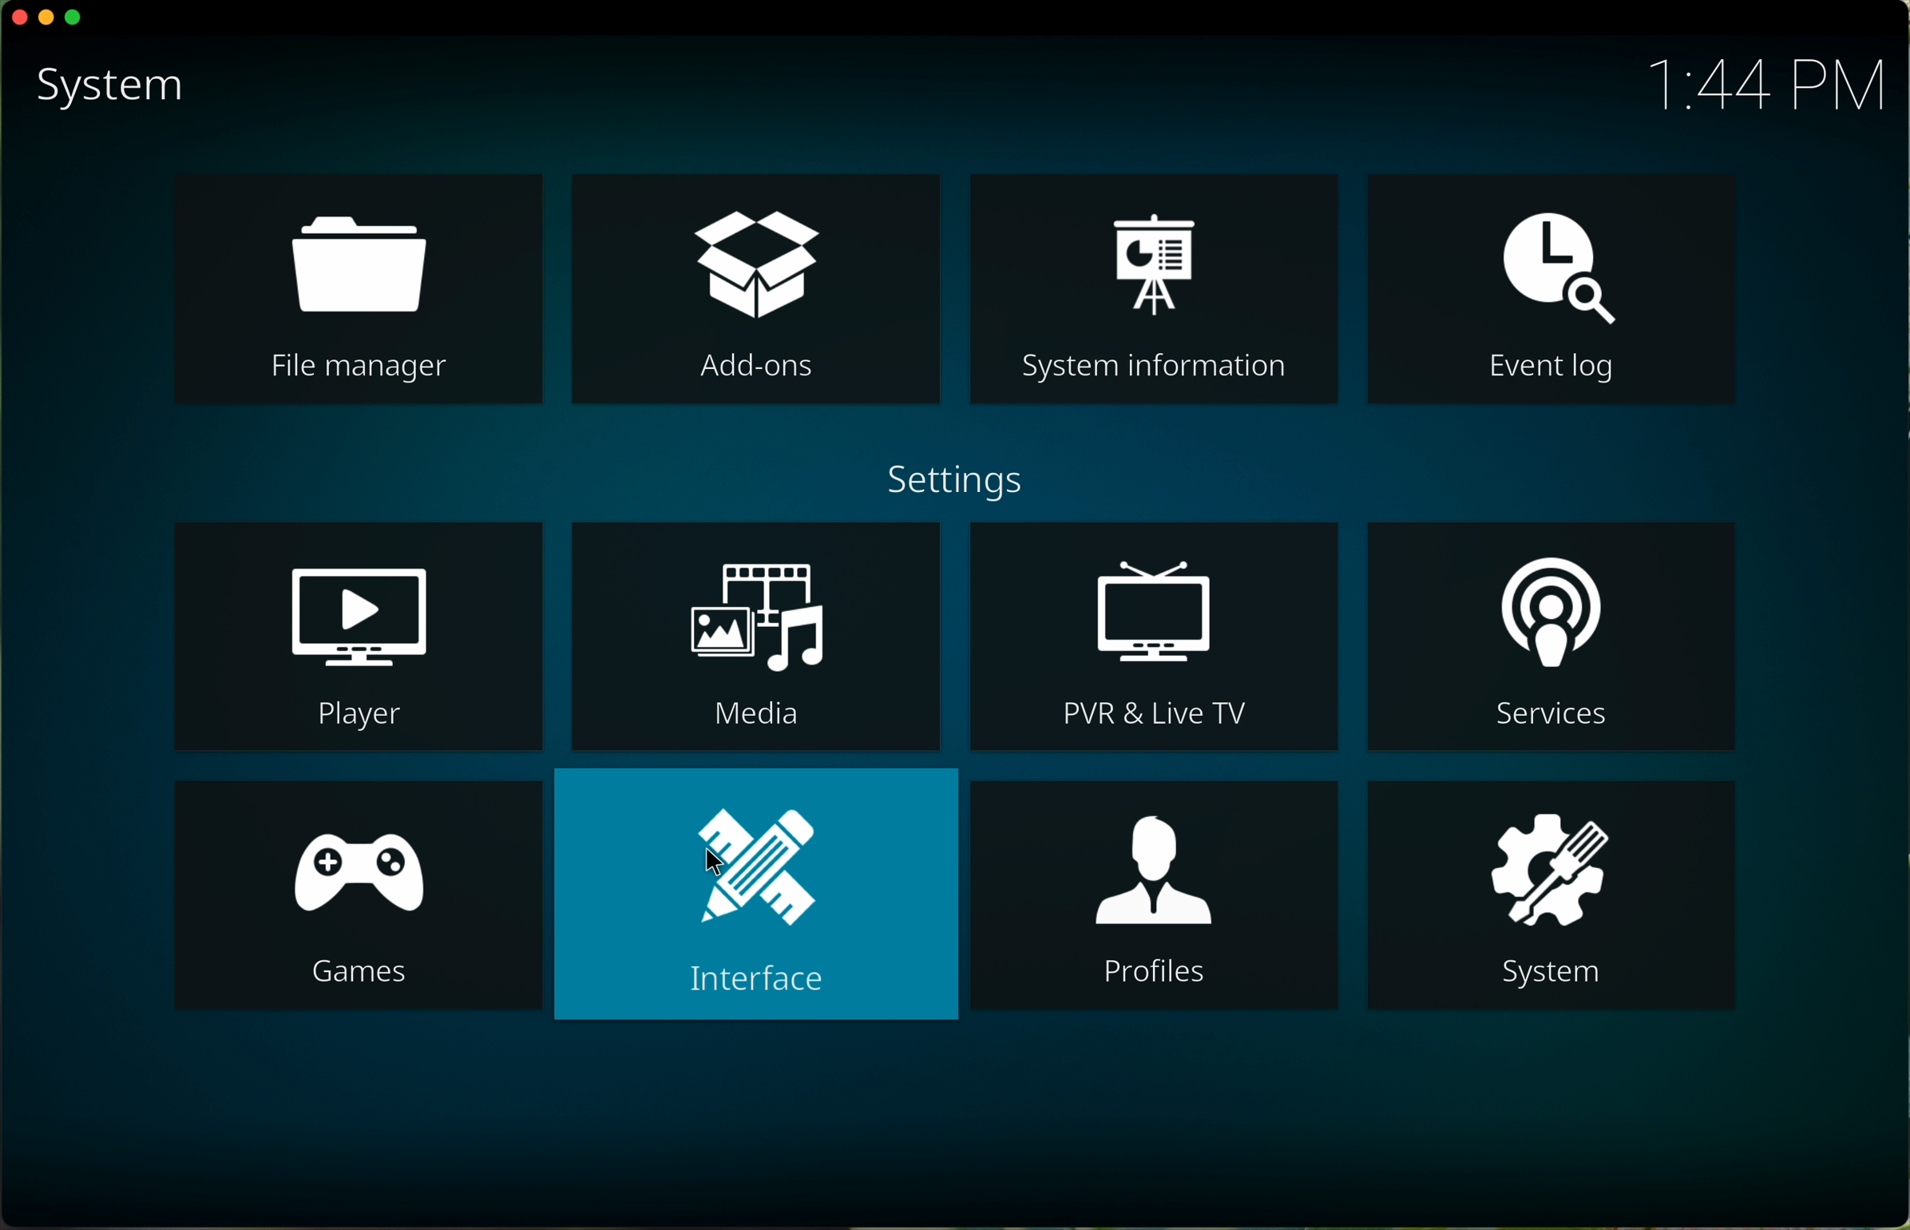  What do you see at coordinates (359, 635) in the screenshot?
I see `player` at bounding box center [359, 635].